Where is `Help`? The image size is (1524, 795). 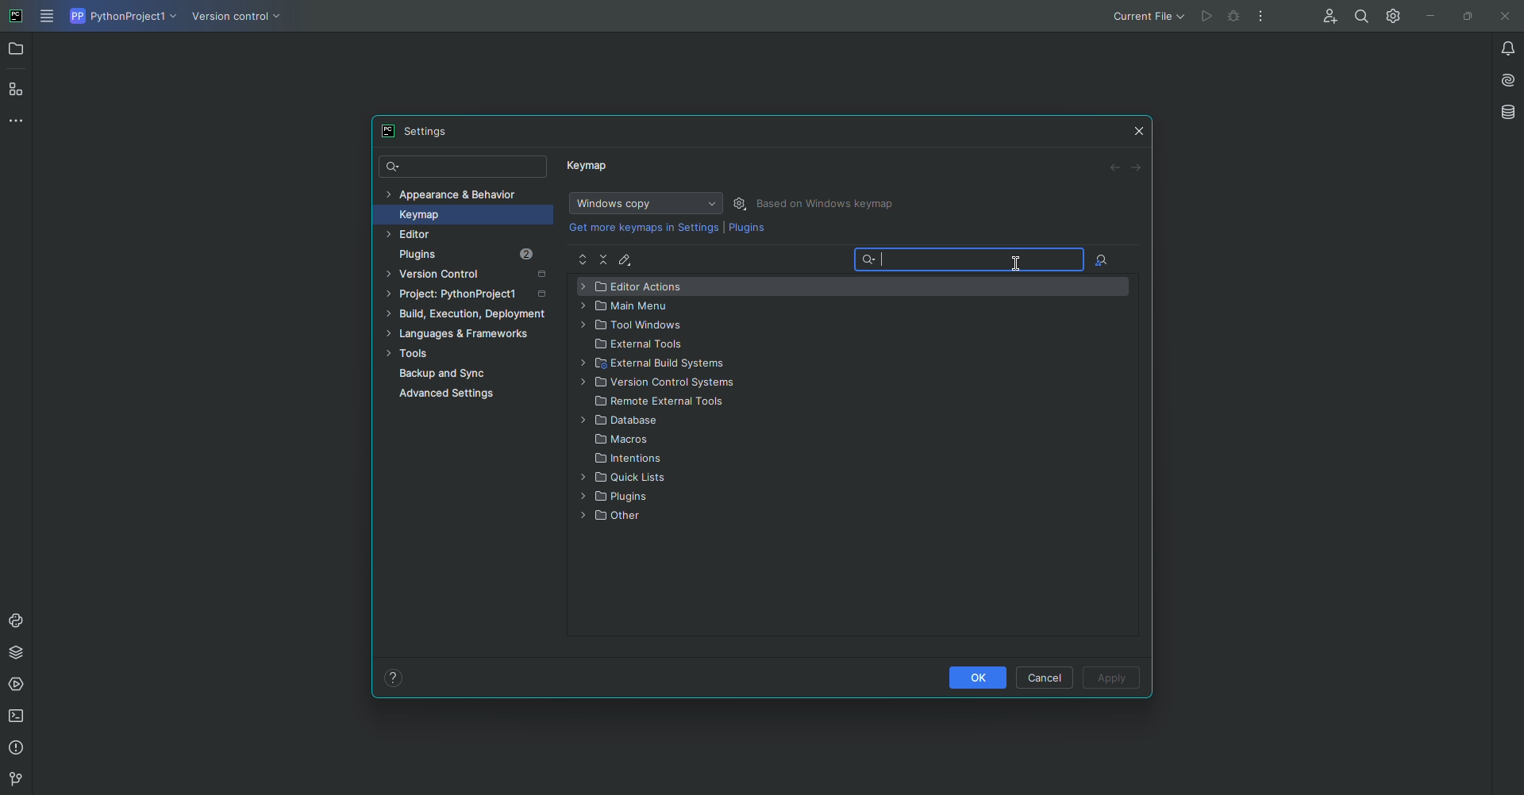
Help is located at coordinates (394, 677).